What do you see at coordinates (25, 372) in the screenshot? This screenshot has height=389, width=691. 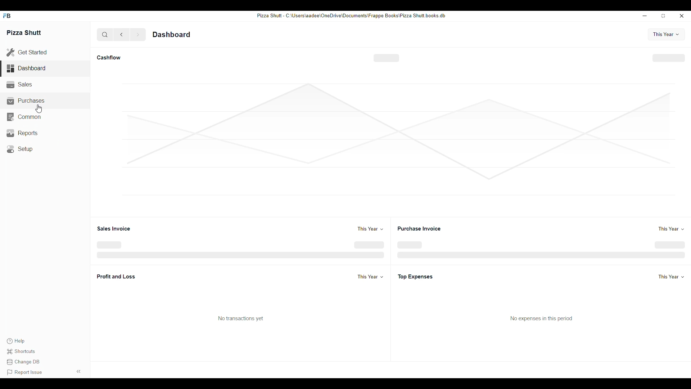 I see `Report issue` at bounding box center [25, 372].